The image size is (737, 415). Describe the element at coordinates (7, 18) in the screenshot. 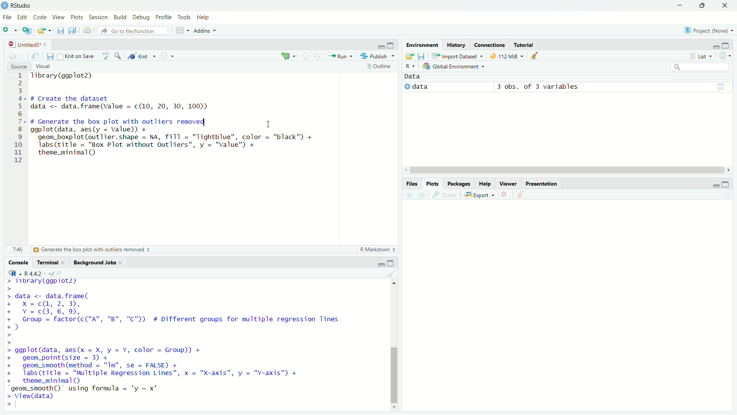

I see `File` at that location.